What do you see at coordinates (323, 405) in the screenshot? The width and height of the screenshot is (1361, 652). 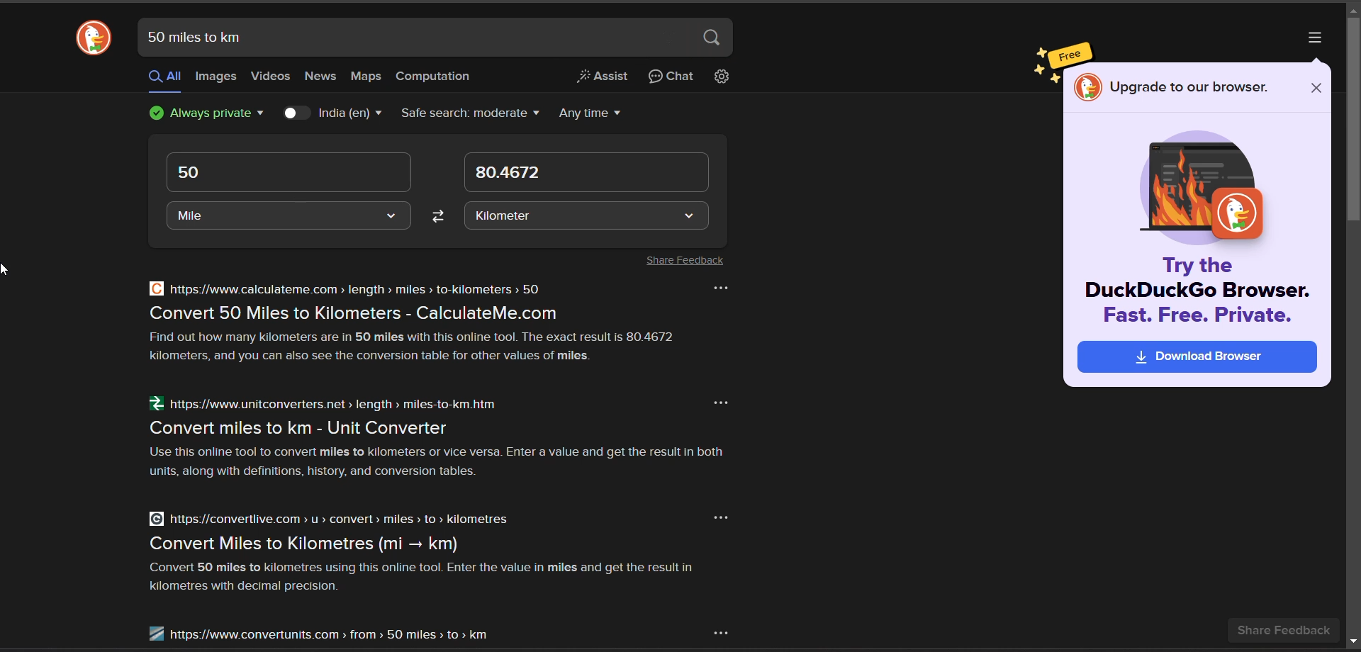 I see `https://www.unitconverters net > length > miles-to-km_htm` at bounding box center [323, 405].